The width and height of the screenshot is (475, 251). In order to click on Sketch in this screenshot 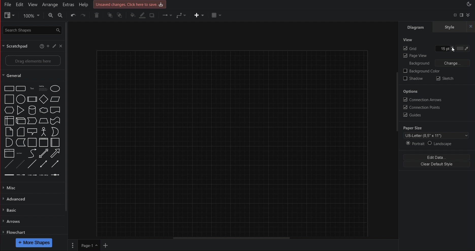, I will do `click(445, 79)`.